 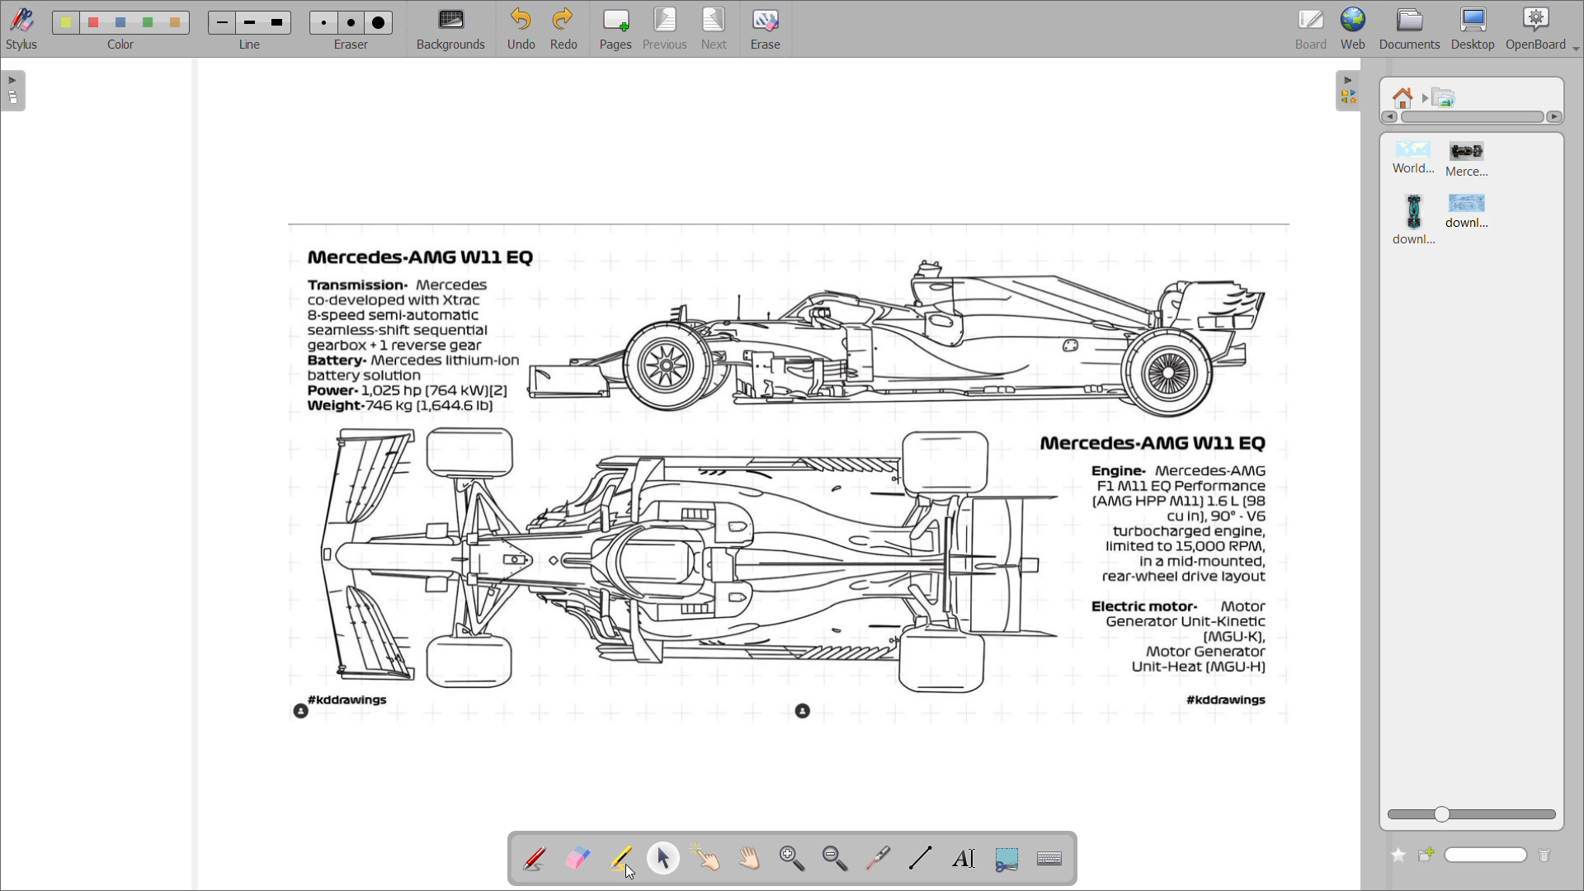 What do you see at coordinates (1469, 212) in the screenshot?
I see `image 4` at bounding box center [1469, 212].